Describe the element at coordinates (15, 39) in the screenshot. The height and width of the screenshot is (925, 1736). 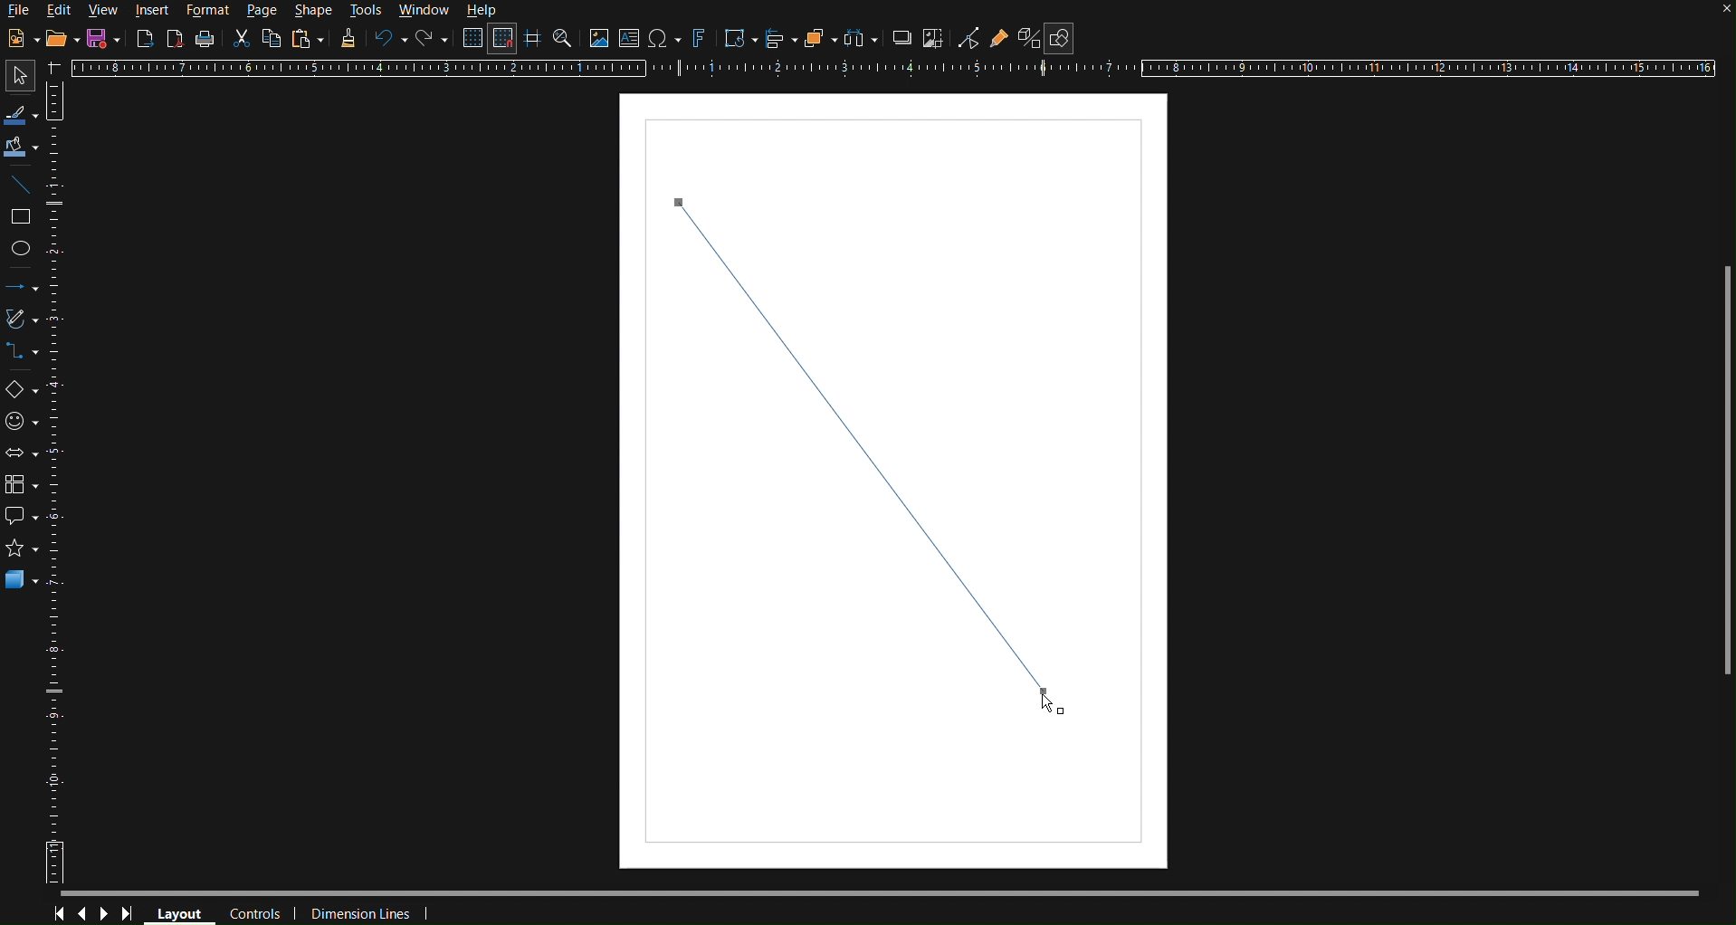
I see `` at that location.